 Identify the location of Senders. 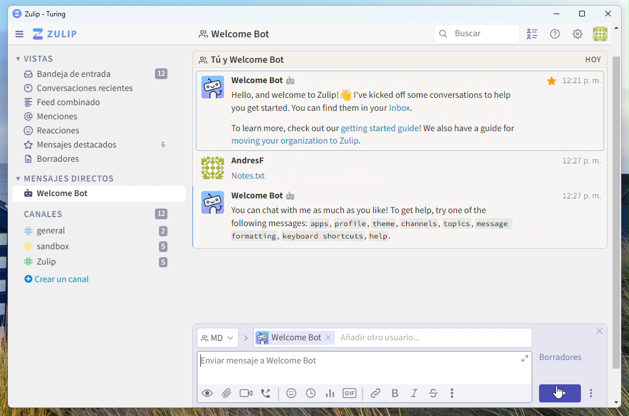
(390, 339).